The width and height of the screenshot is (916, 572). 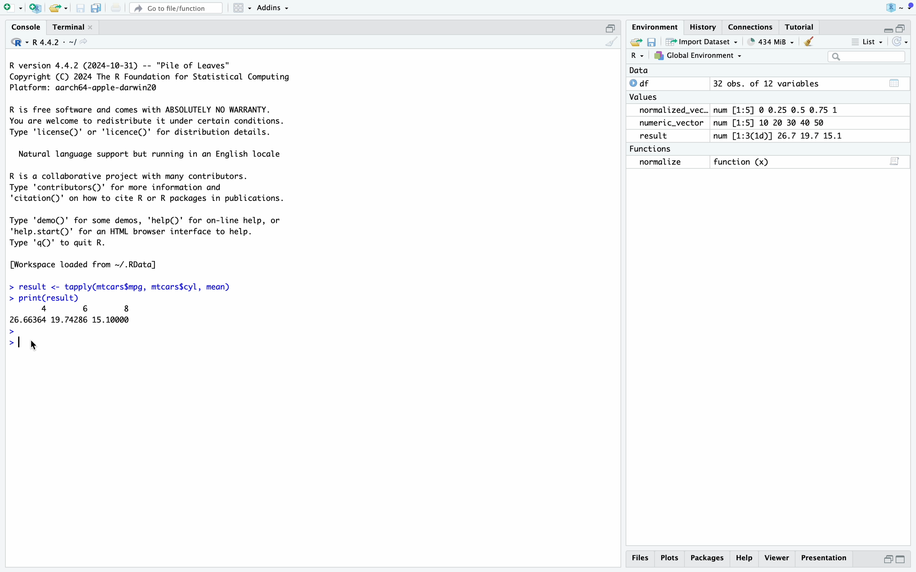 What do you see at coordinates (661, 162) in the screenshot?
I see `normalize` at bounding box center [661, 162].